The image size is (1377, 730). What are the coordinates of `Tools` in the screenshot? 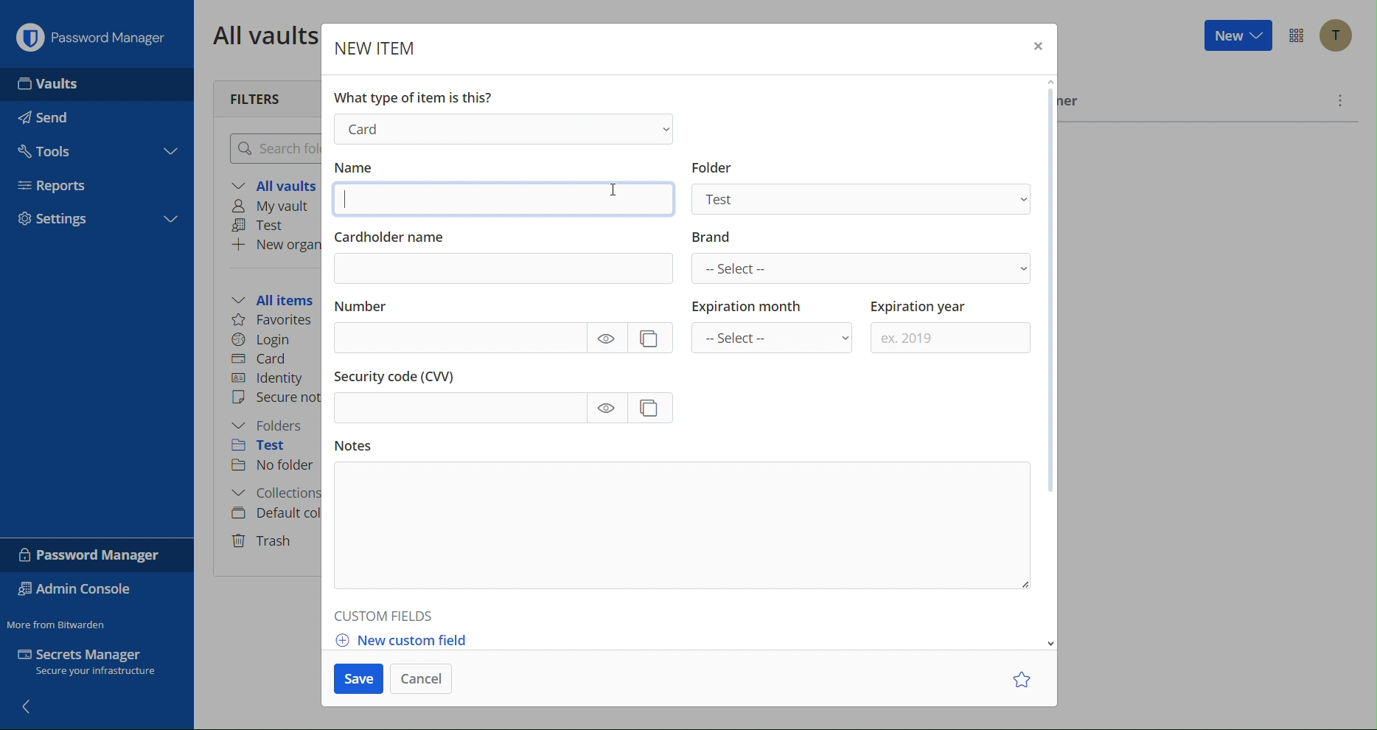 It's located at (54, 150).